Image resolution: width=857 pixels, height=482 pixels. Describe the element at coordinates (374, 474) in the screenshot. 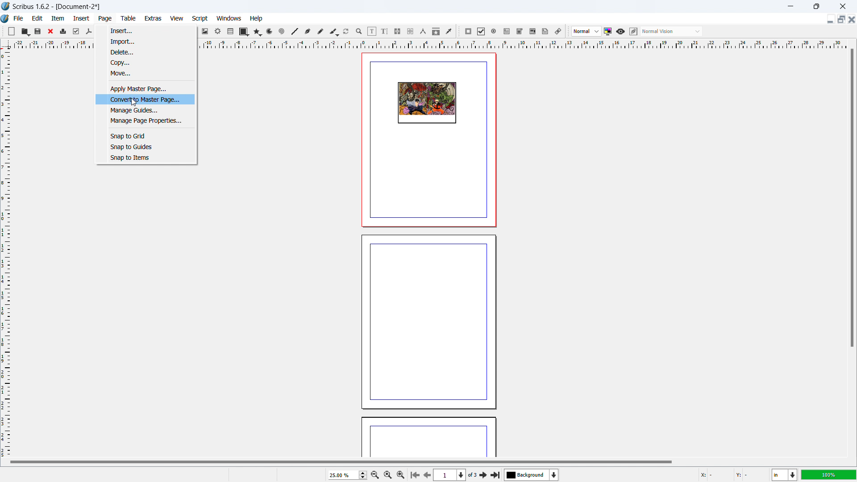

I see `zoom out by the stepping value in tool preference` at that location.